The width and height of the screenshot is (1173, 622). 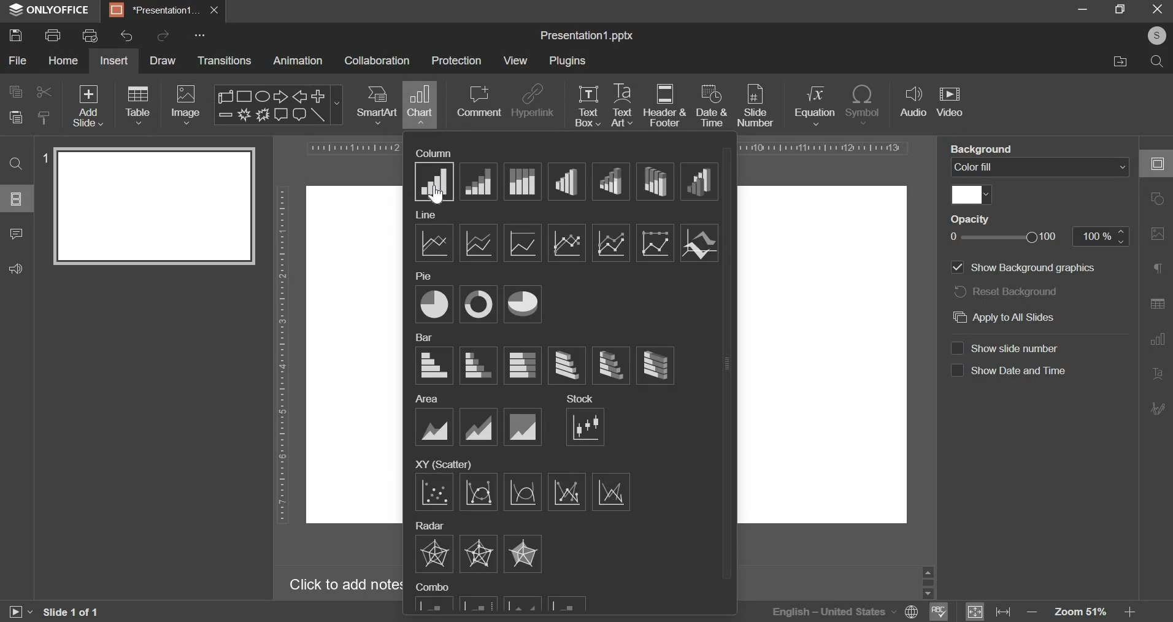 I want to click on file, so click(x=17, y=61).